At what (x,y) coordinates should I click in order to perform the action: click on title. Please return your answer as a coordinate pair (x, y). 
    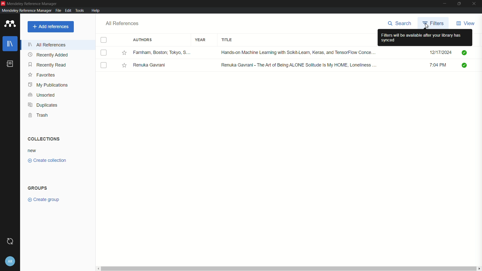
    Looking at the image, I should click on (227, 40).